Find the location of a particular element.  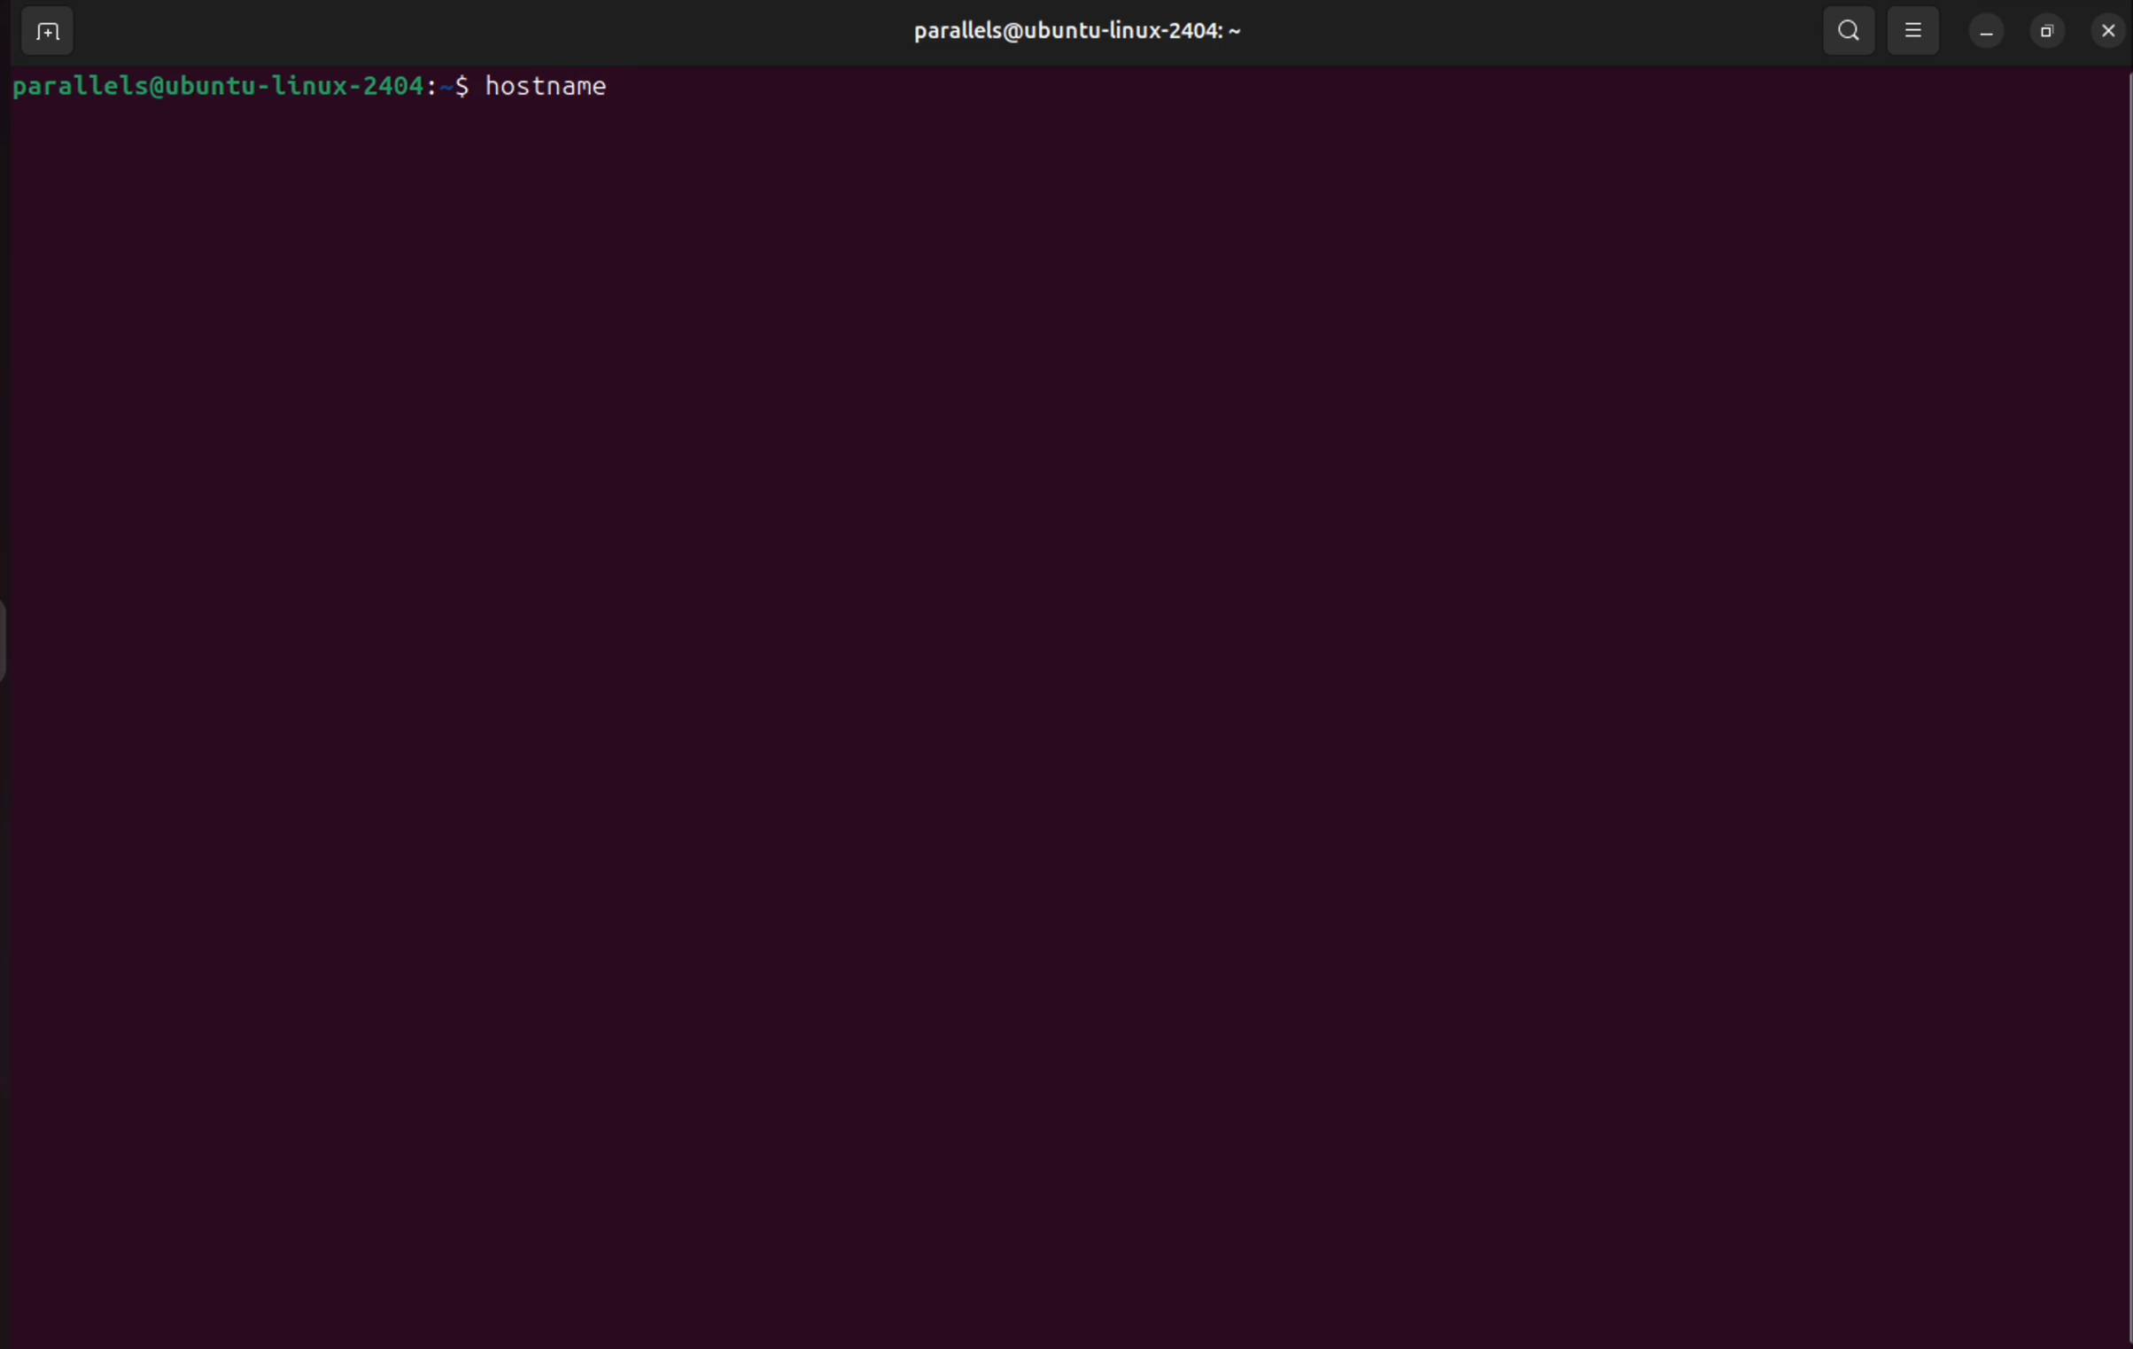

Scrollbar is located at coordinates (2116, 703).